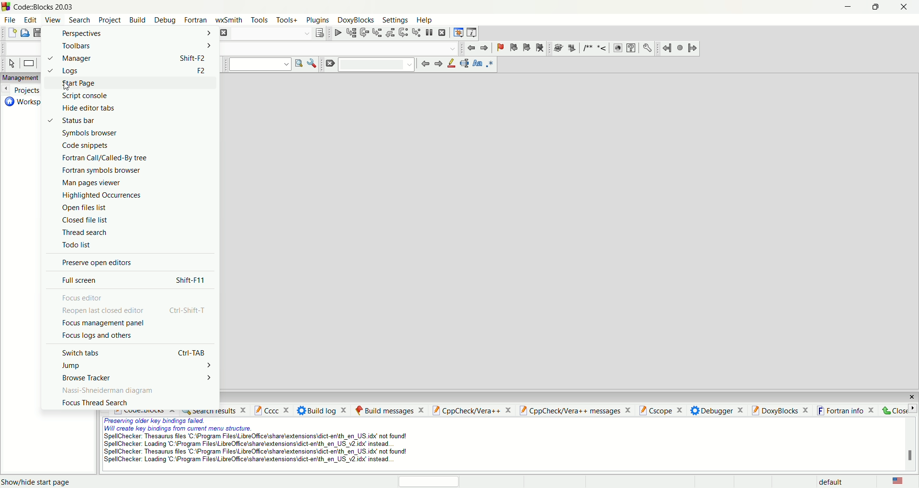 The width and height of the screenshot is (919, 488). What do you see at coordinates (319, 21) in the screenshot?
I see `plugins` at bounding box center [319, 21].